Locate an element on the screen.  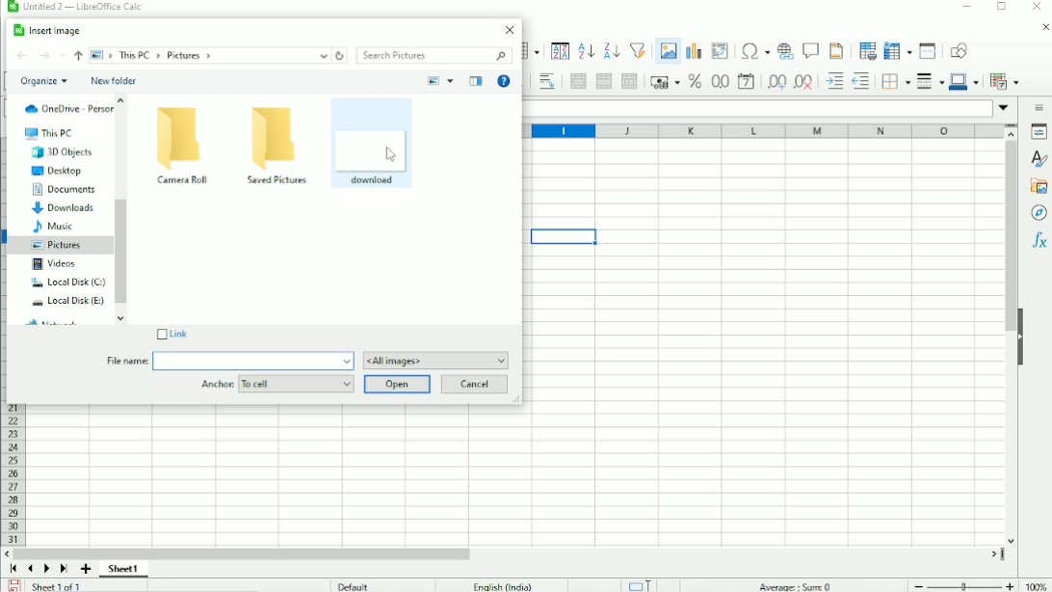
diamond is located at coordinates (355, 142).